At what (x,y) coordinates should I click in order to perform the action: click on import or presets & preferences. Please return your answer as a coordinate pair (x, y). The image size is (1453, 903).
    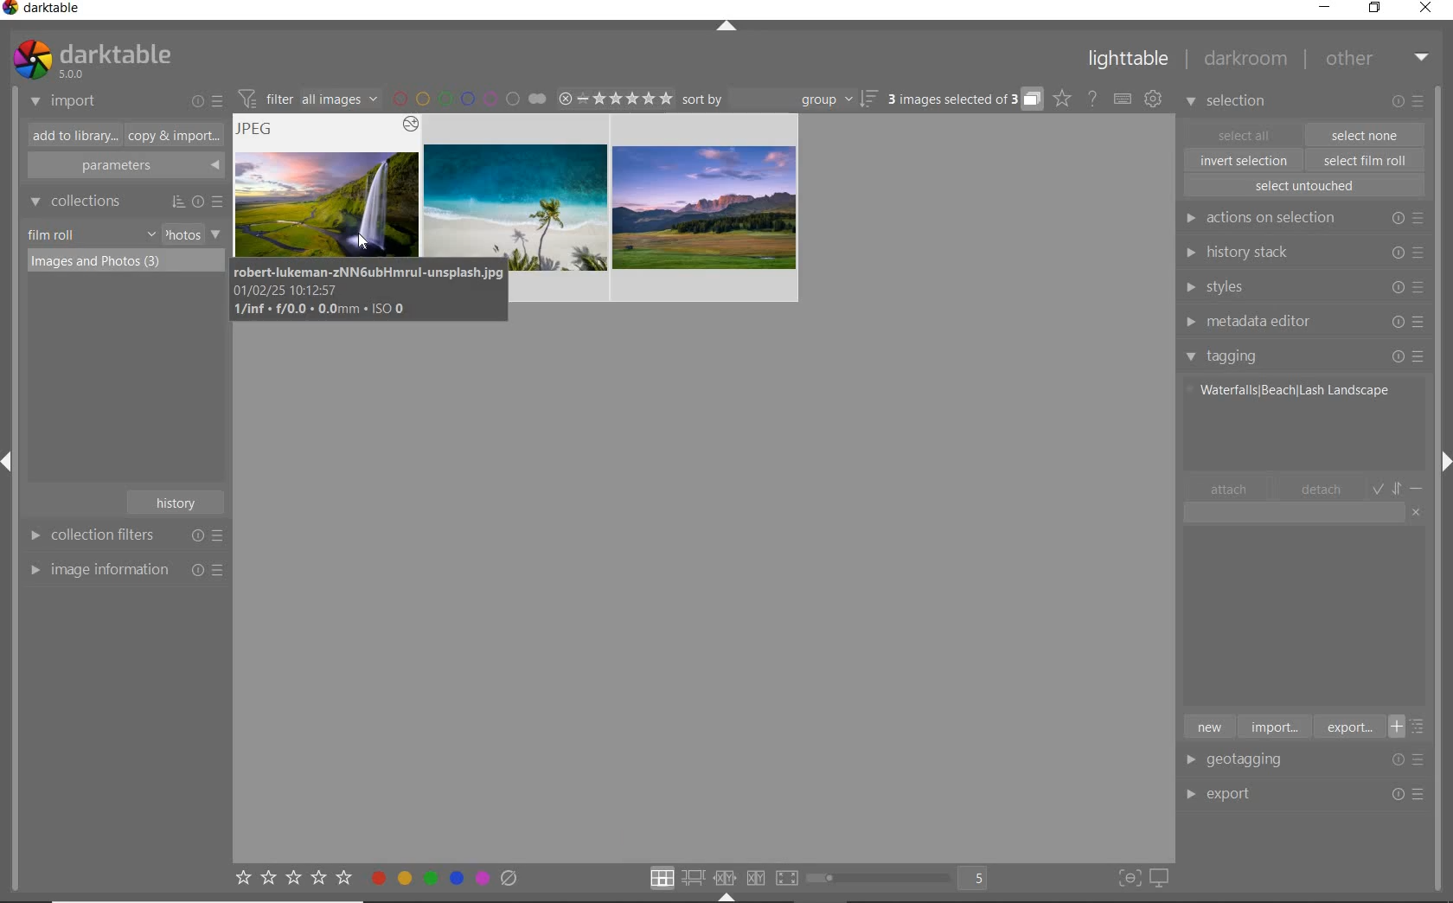
    Looking at the image, I should click on (207, 100).